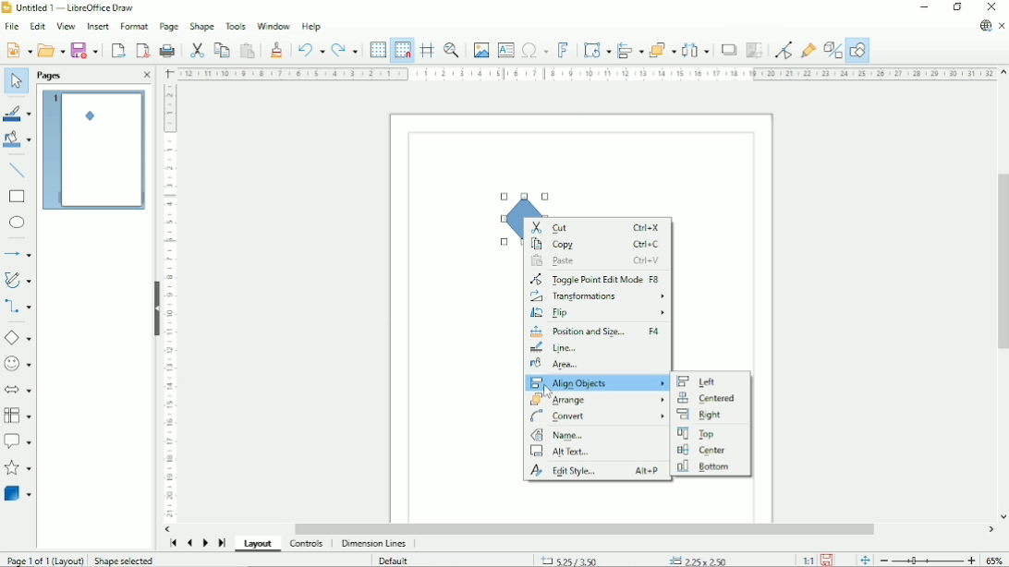 This screenshot has height=567, width=1009. What do you see at coordinates (703, 416) in the screenshot?
I see `Right` at bounding box center [703, 416].